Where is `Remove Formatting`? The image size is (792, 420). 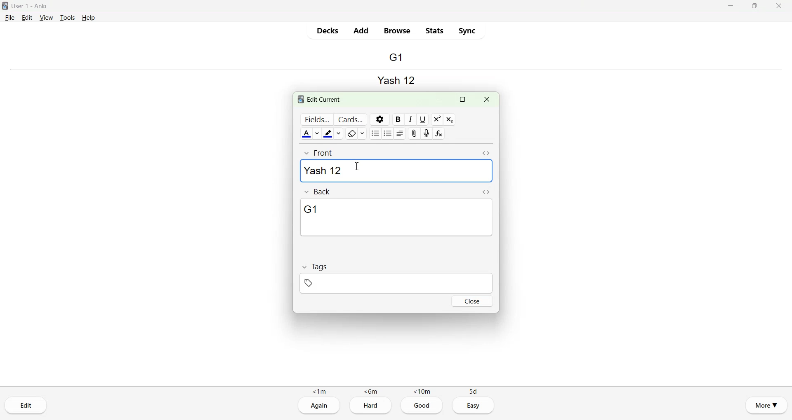 Remove Formatting is located at coordinates (352, 133).